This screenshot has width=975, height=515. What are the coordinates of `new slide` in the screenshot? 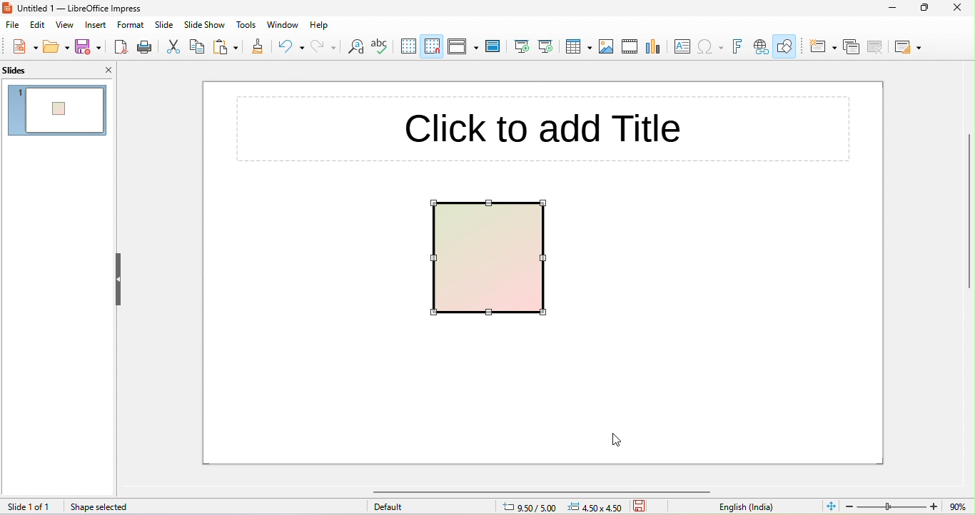 It's located at (822, 46).